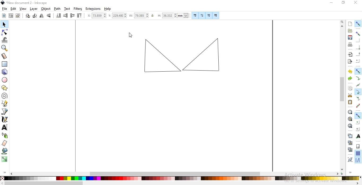  Describe the element at coordinates (358, 91) in the screenshot. I see `snap cusp nodes incl rectangle corners` at that location.